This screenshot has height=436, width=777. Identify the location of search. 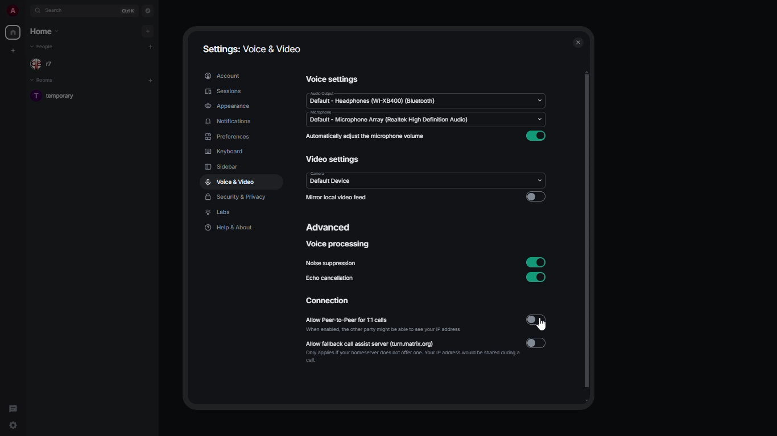
(57, 11).